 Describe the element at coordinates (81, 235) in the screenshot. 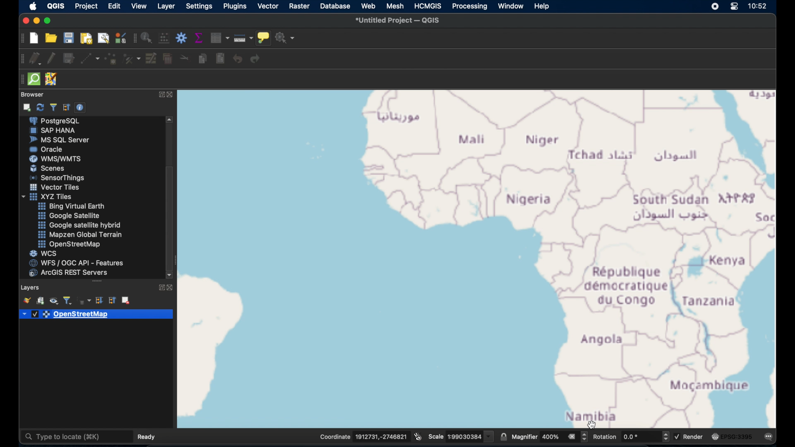

I see `mapzen global terrain` at that location.